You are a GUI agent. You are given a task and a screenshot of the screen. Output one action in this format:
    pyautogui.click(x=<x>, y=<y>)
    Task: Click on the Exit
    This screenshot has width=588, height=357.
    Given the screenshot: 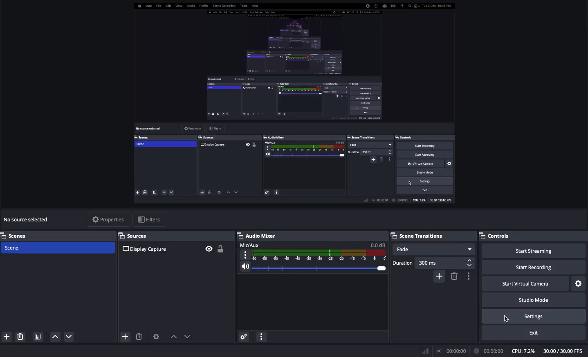 What is the action you would take?
    pyautogui.click(x=536, y=332)
    